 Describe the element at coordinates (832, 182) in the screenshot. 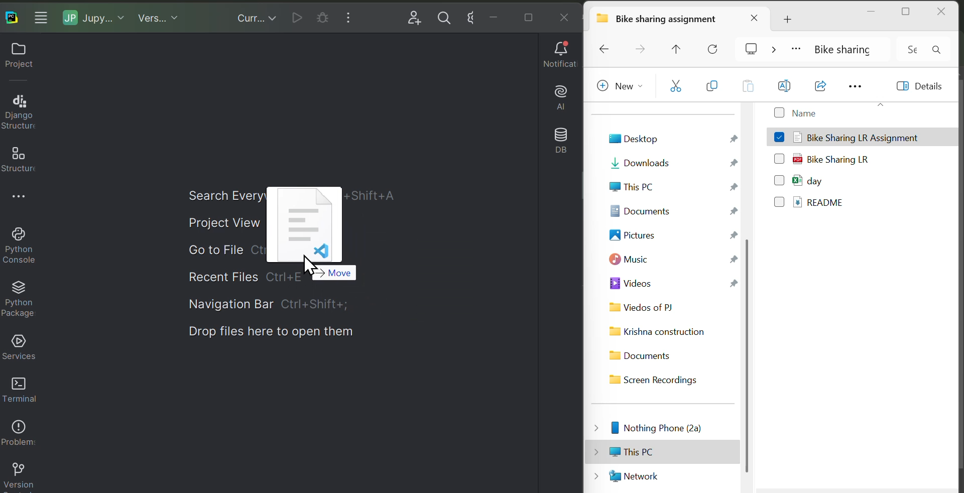

I see `day` at that location.